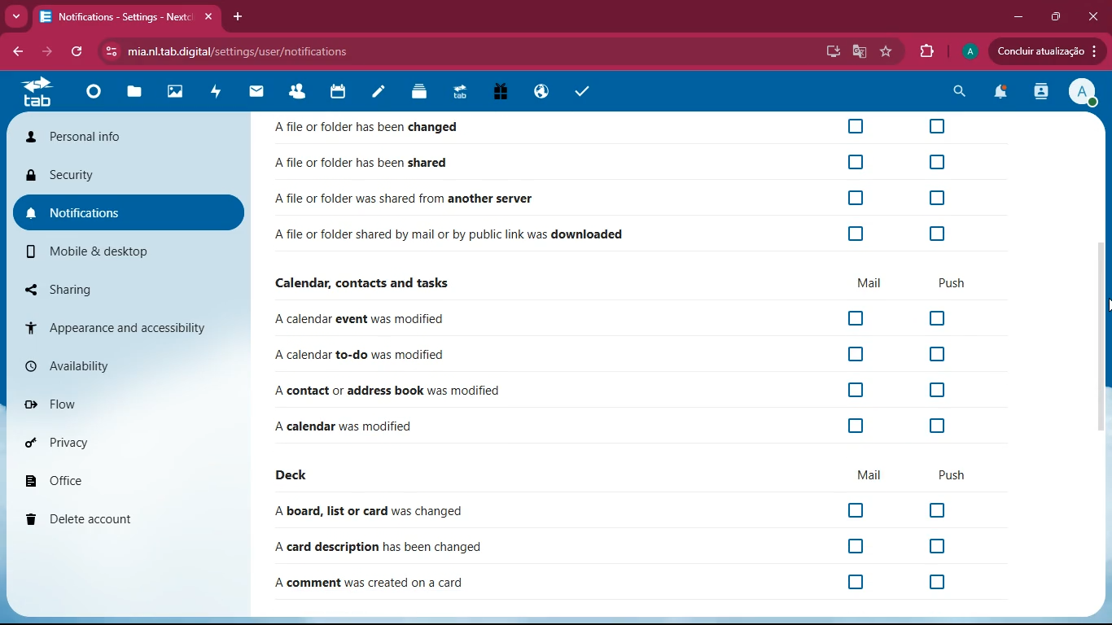  What do you see at coordinates (939, 546) in the screenshot?
I see `off` at bounding box center [939, 546].